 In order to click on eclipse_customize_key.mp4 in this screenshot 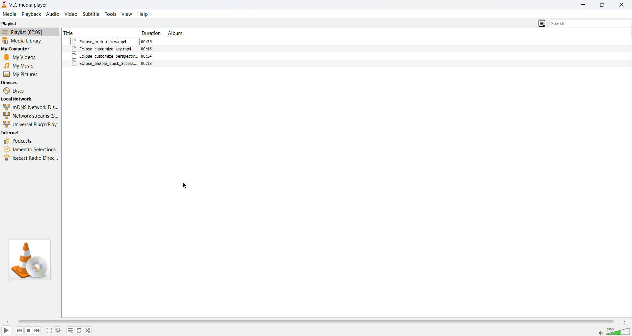, I will do `click(103, 49)`.